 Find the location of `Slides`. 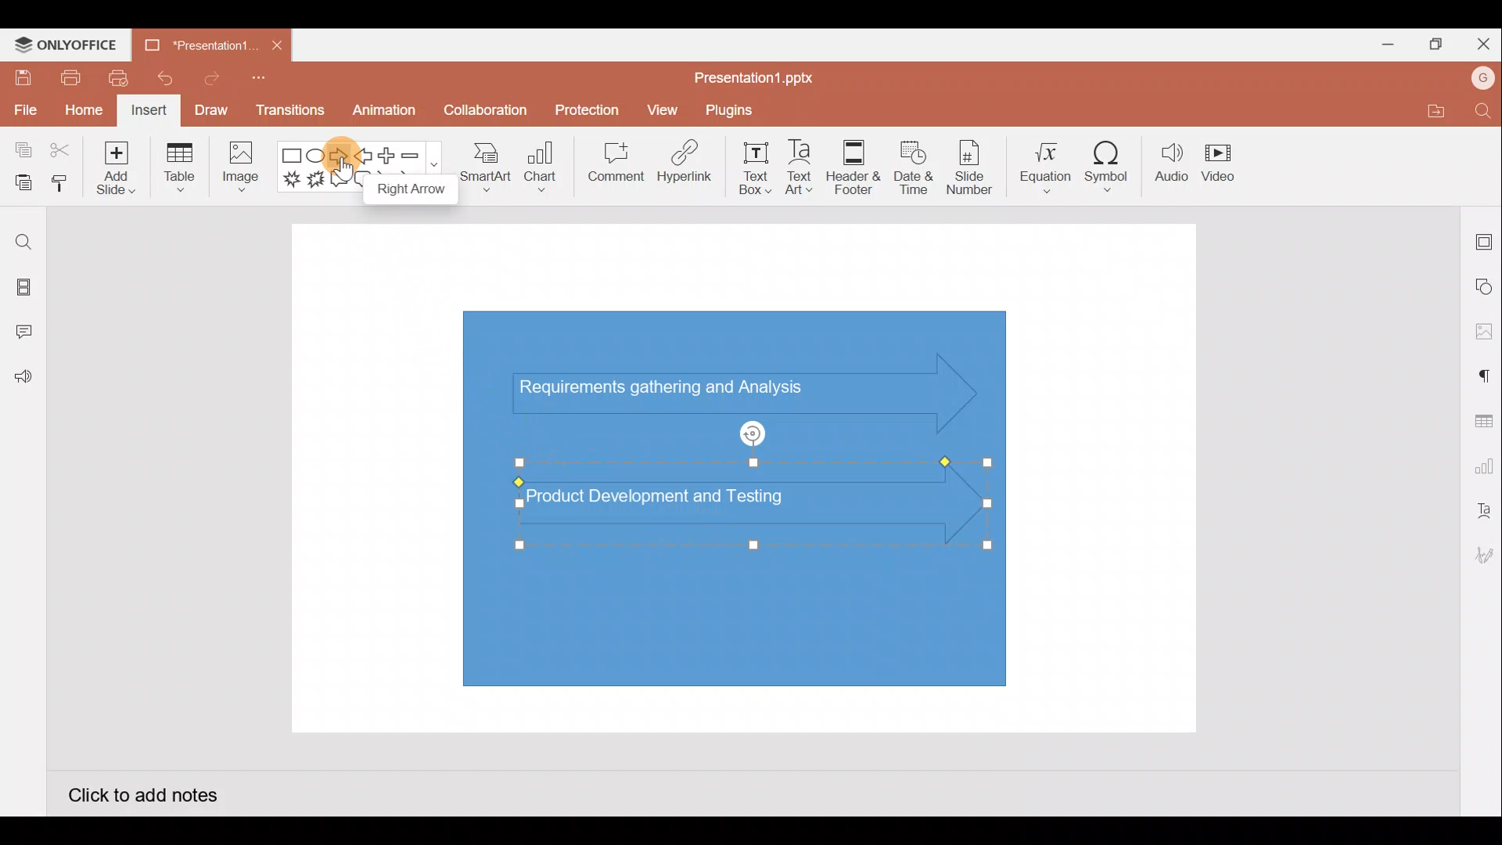

Slides is located at coordinates (22, 289).